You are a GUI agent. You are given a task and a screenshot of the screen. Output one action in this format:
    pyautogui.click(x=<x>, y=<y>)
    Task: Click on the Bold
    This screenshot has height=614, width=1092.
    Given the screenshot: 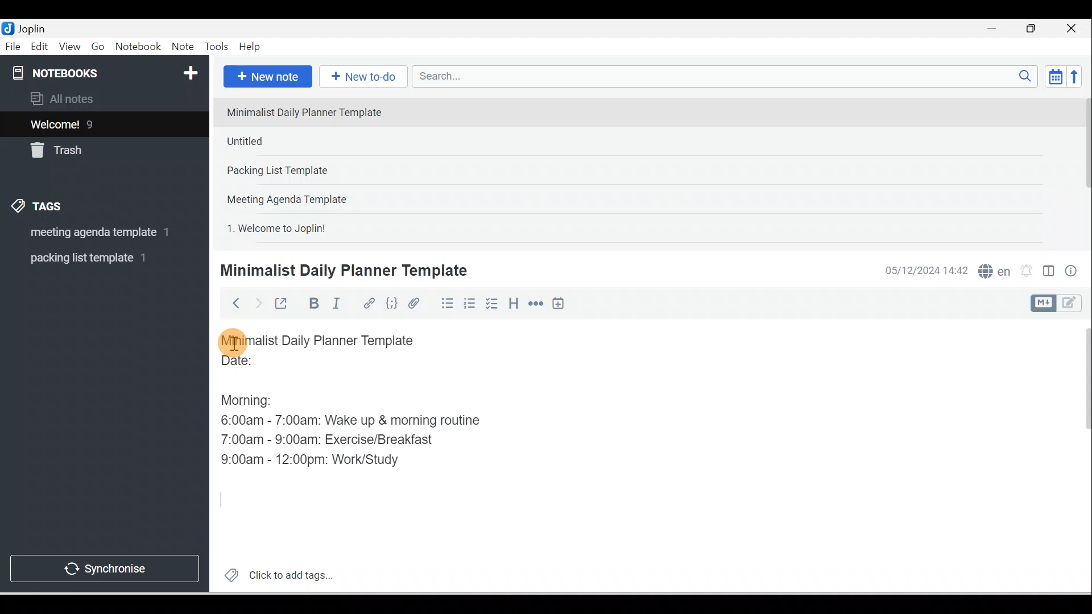 What is the action you would take?
    pyautogui.click(x=312, y=304)
    